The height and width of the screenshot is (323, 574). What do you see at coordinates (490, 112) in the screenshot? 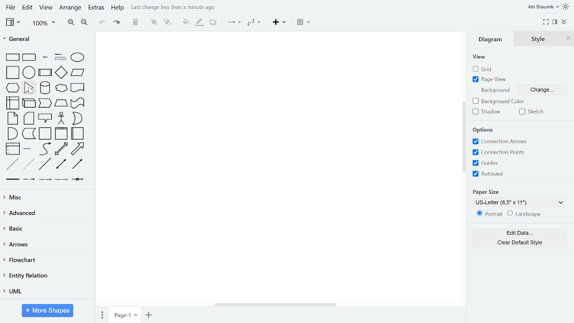
I see `shadow` at bounding box center [490, 112].